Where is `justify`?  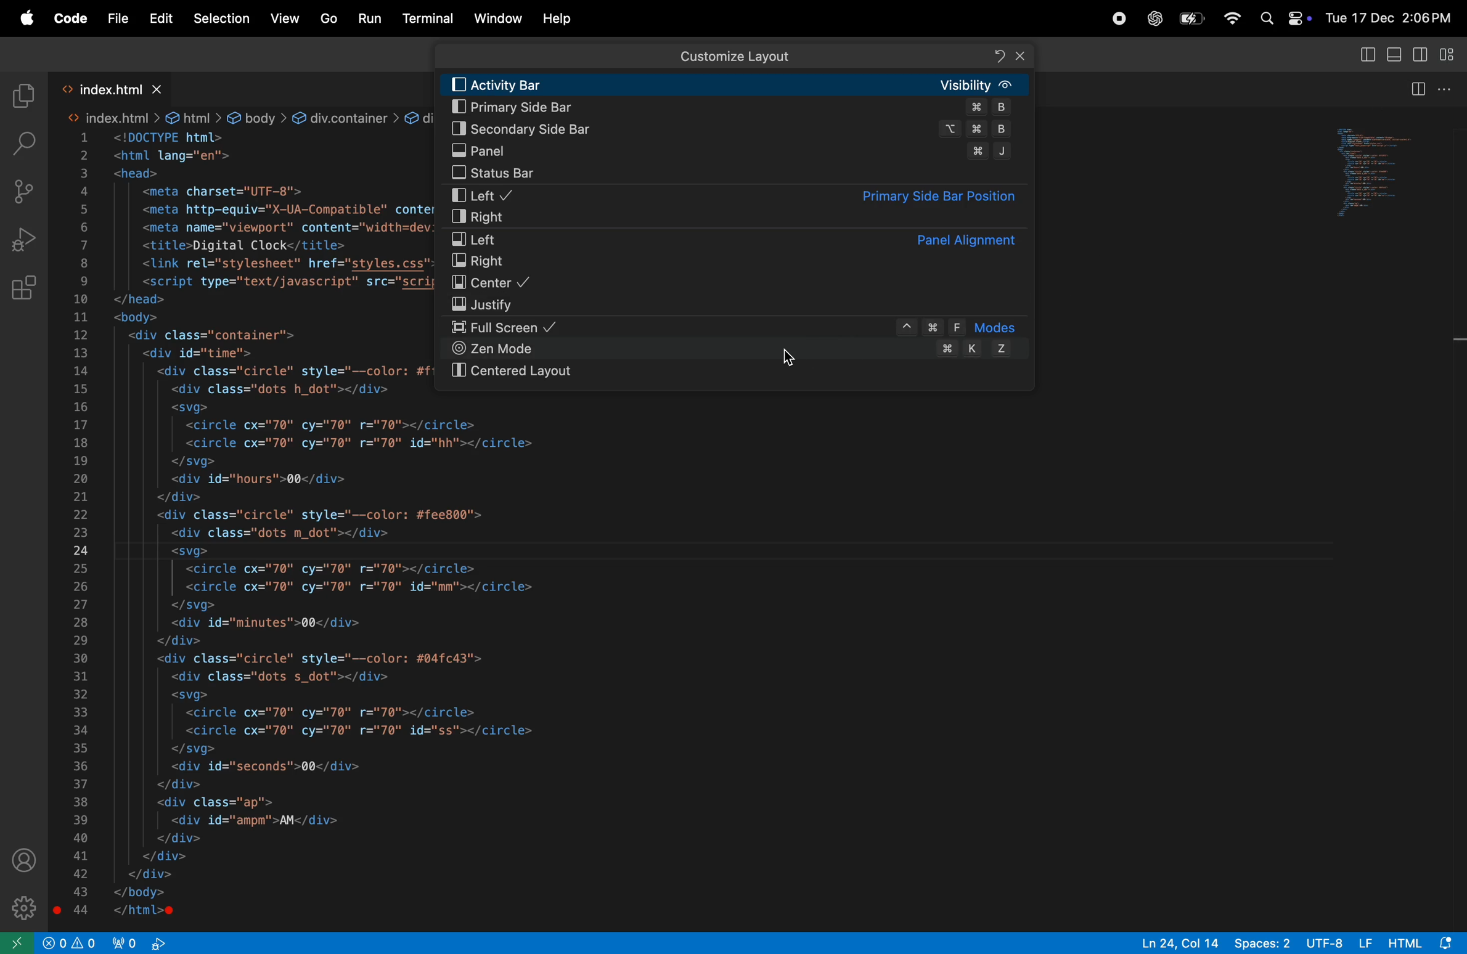
justify is located at coordinates (738, 304).